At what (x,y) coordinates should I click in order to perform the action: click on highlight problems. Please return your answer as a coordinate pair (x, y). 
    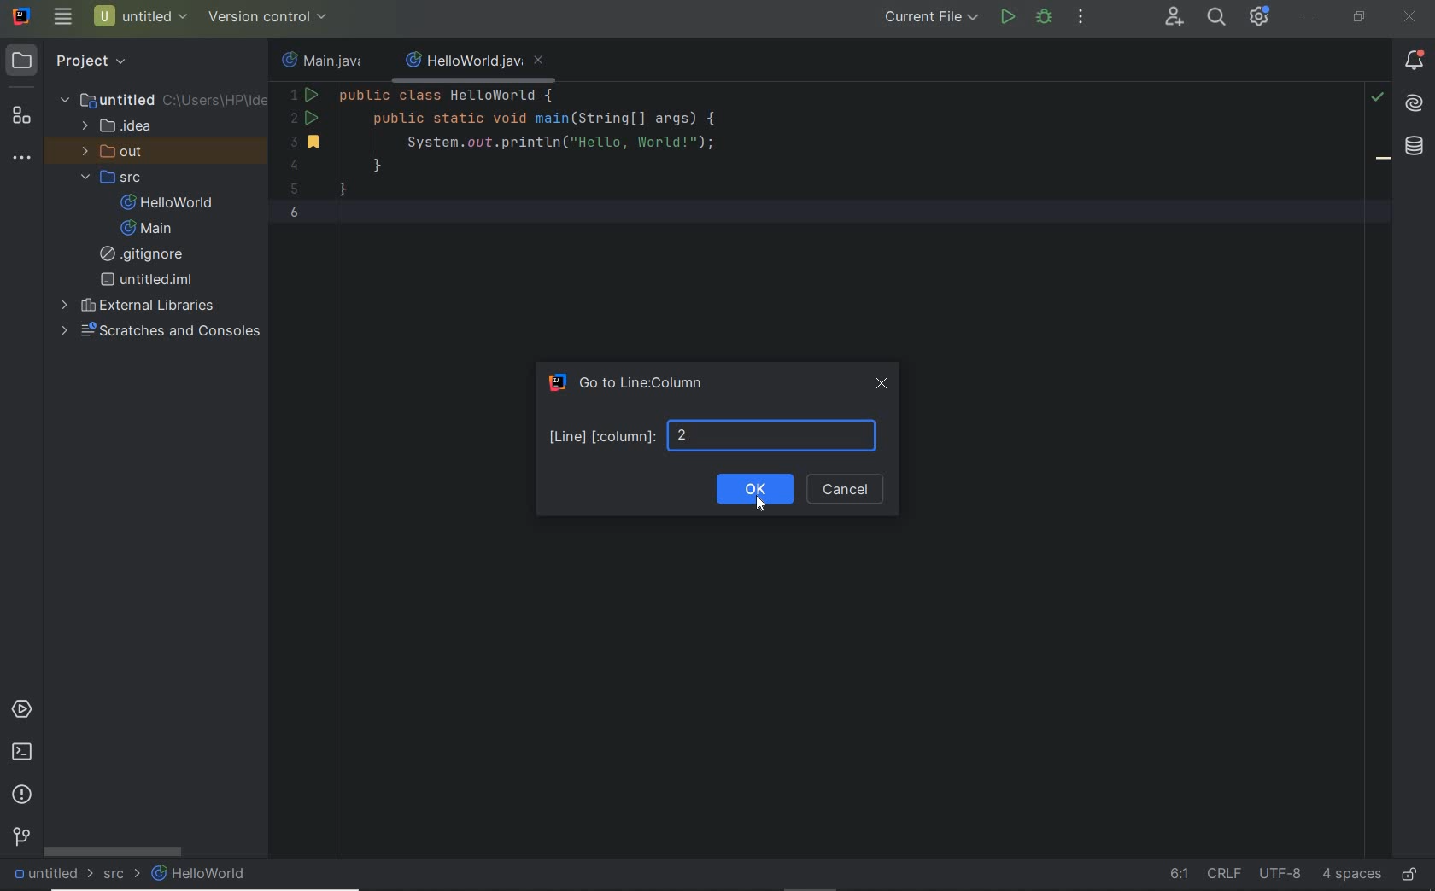
    Looking at the image, I should click on (1377, 97).